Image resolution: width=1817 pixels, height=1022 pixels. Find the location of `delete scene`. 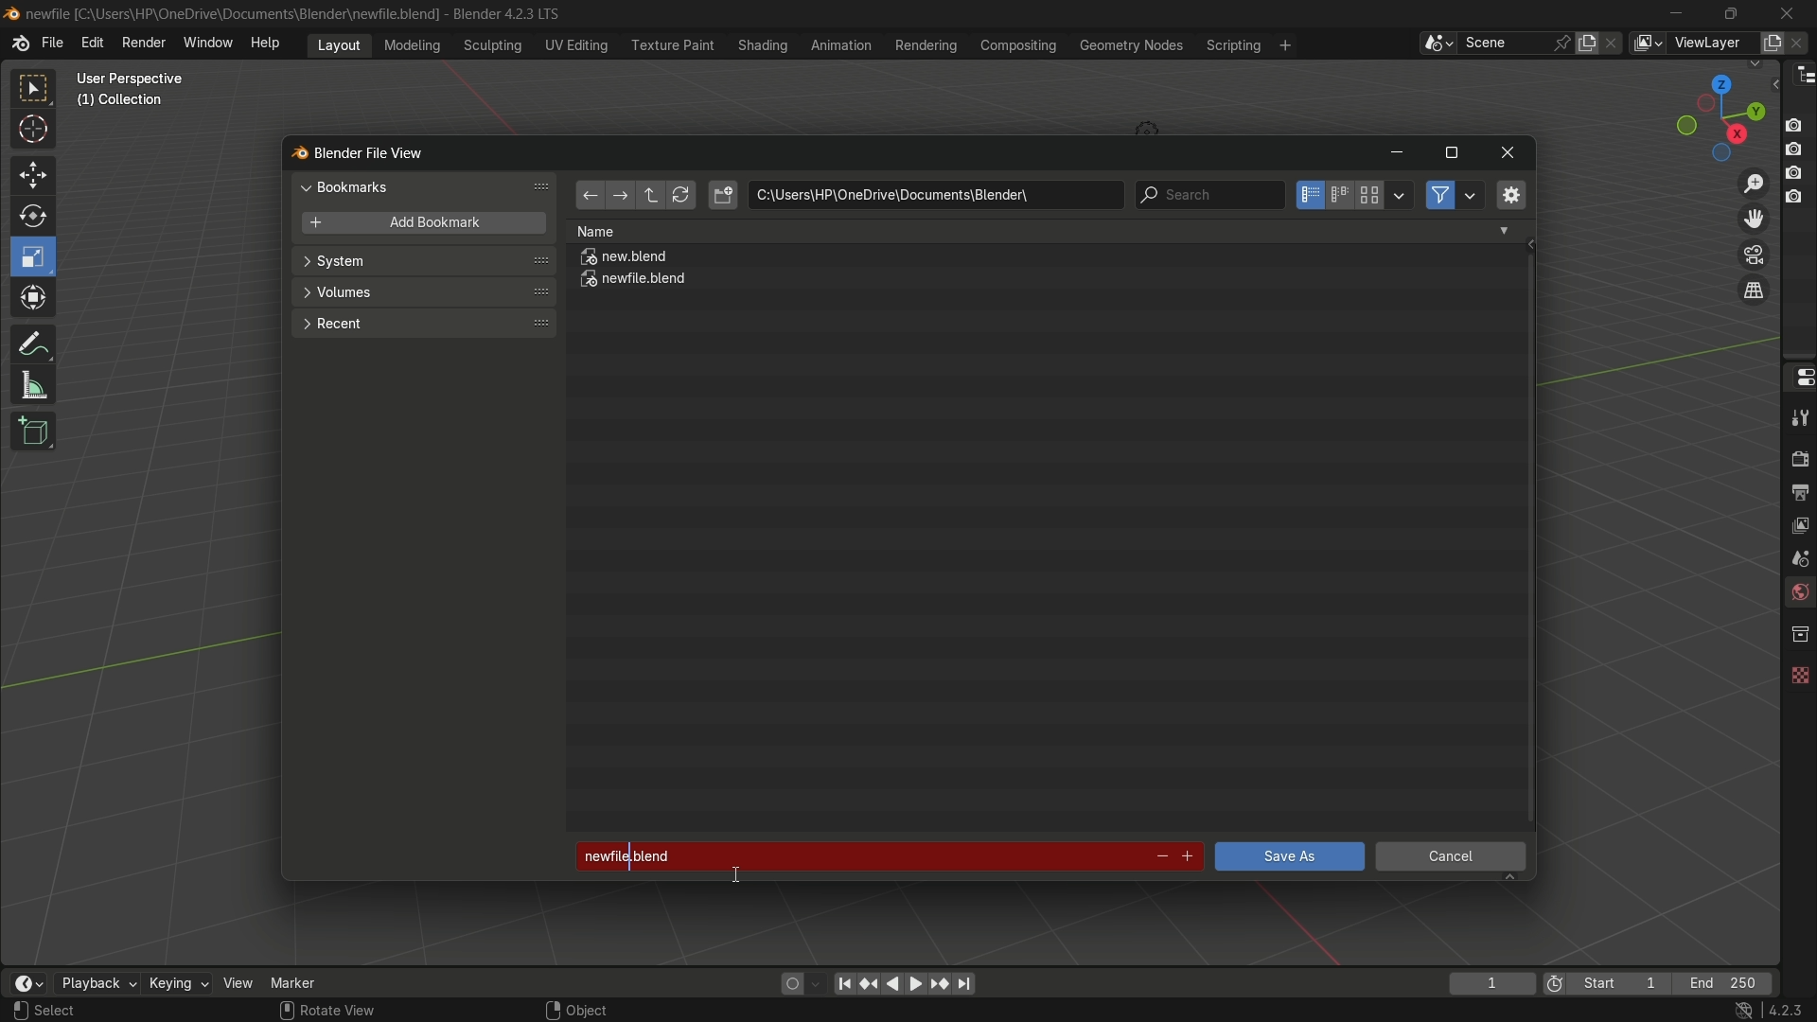

delete scene is located at coordinates (1614, 43).